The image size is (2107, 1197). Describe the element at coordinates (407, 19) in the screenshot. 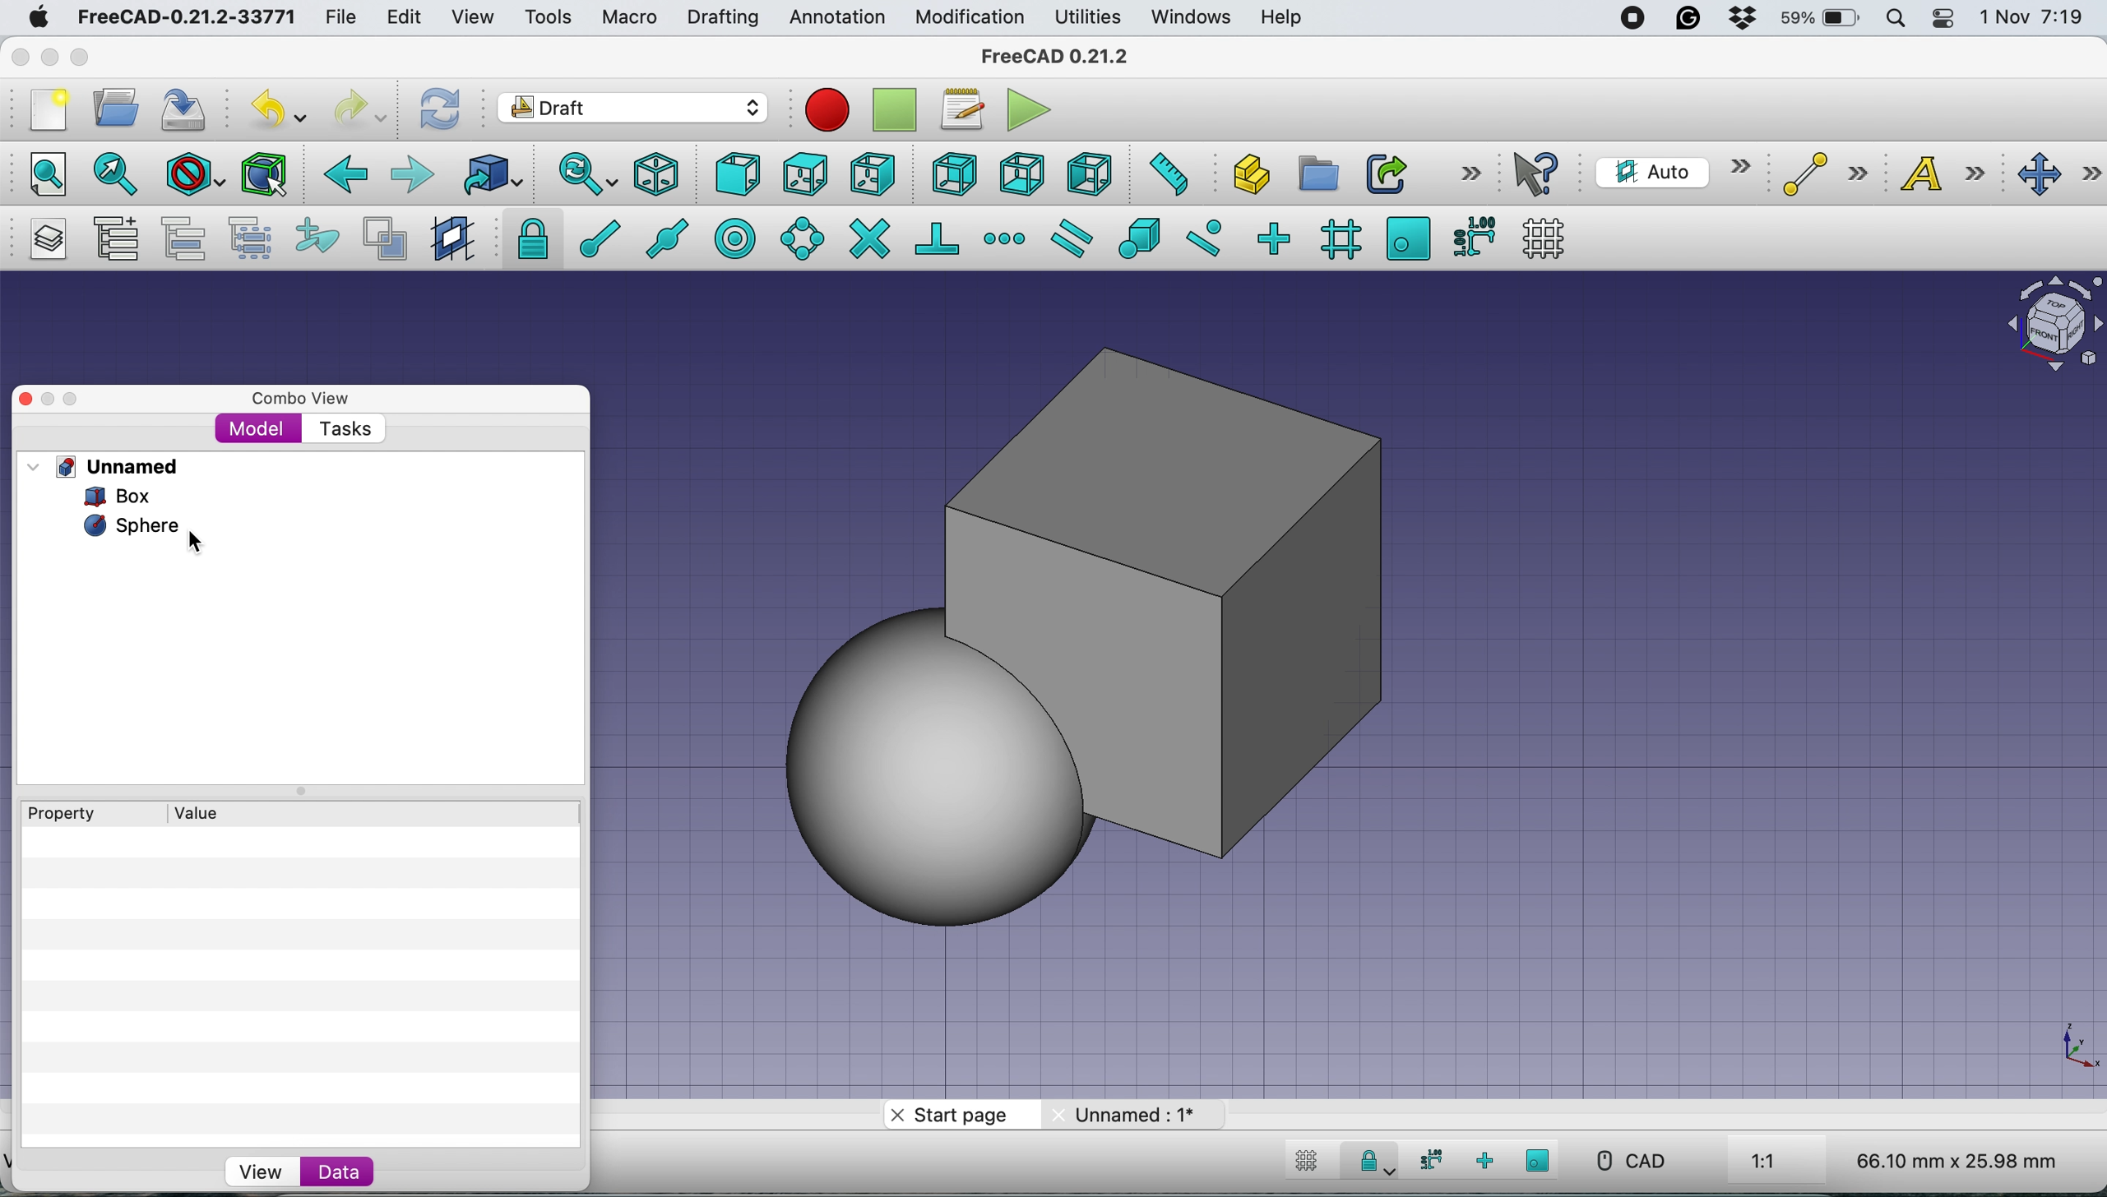

I see `edit` at that location.